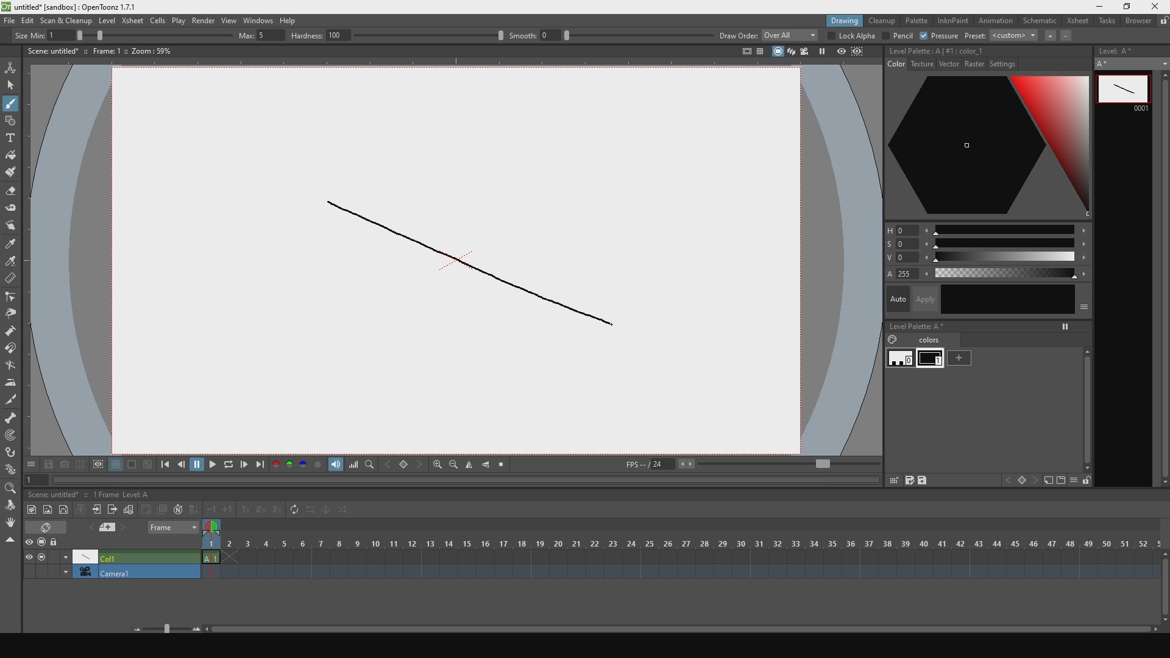 The width and height of the screenshot is (1170, 658). Describe the element at coordinates (45, 556) in the screenshot. I see `stop` at that location.